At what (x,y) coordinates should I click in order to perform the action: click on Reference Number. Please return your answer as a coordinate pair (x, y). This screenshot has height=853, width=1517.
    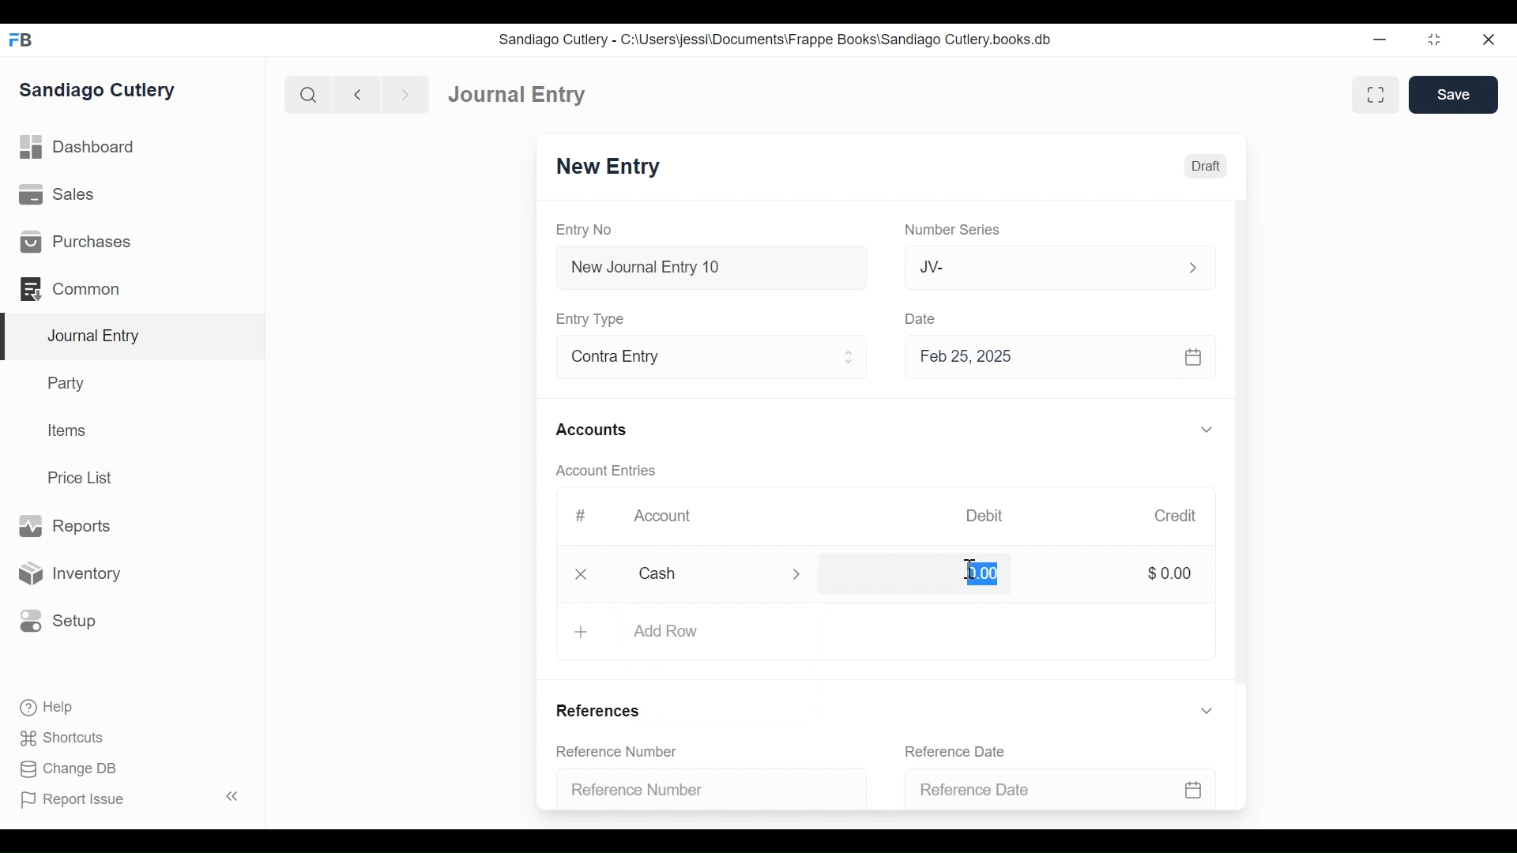
    Looking at the image, I should click on (619, 752).